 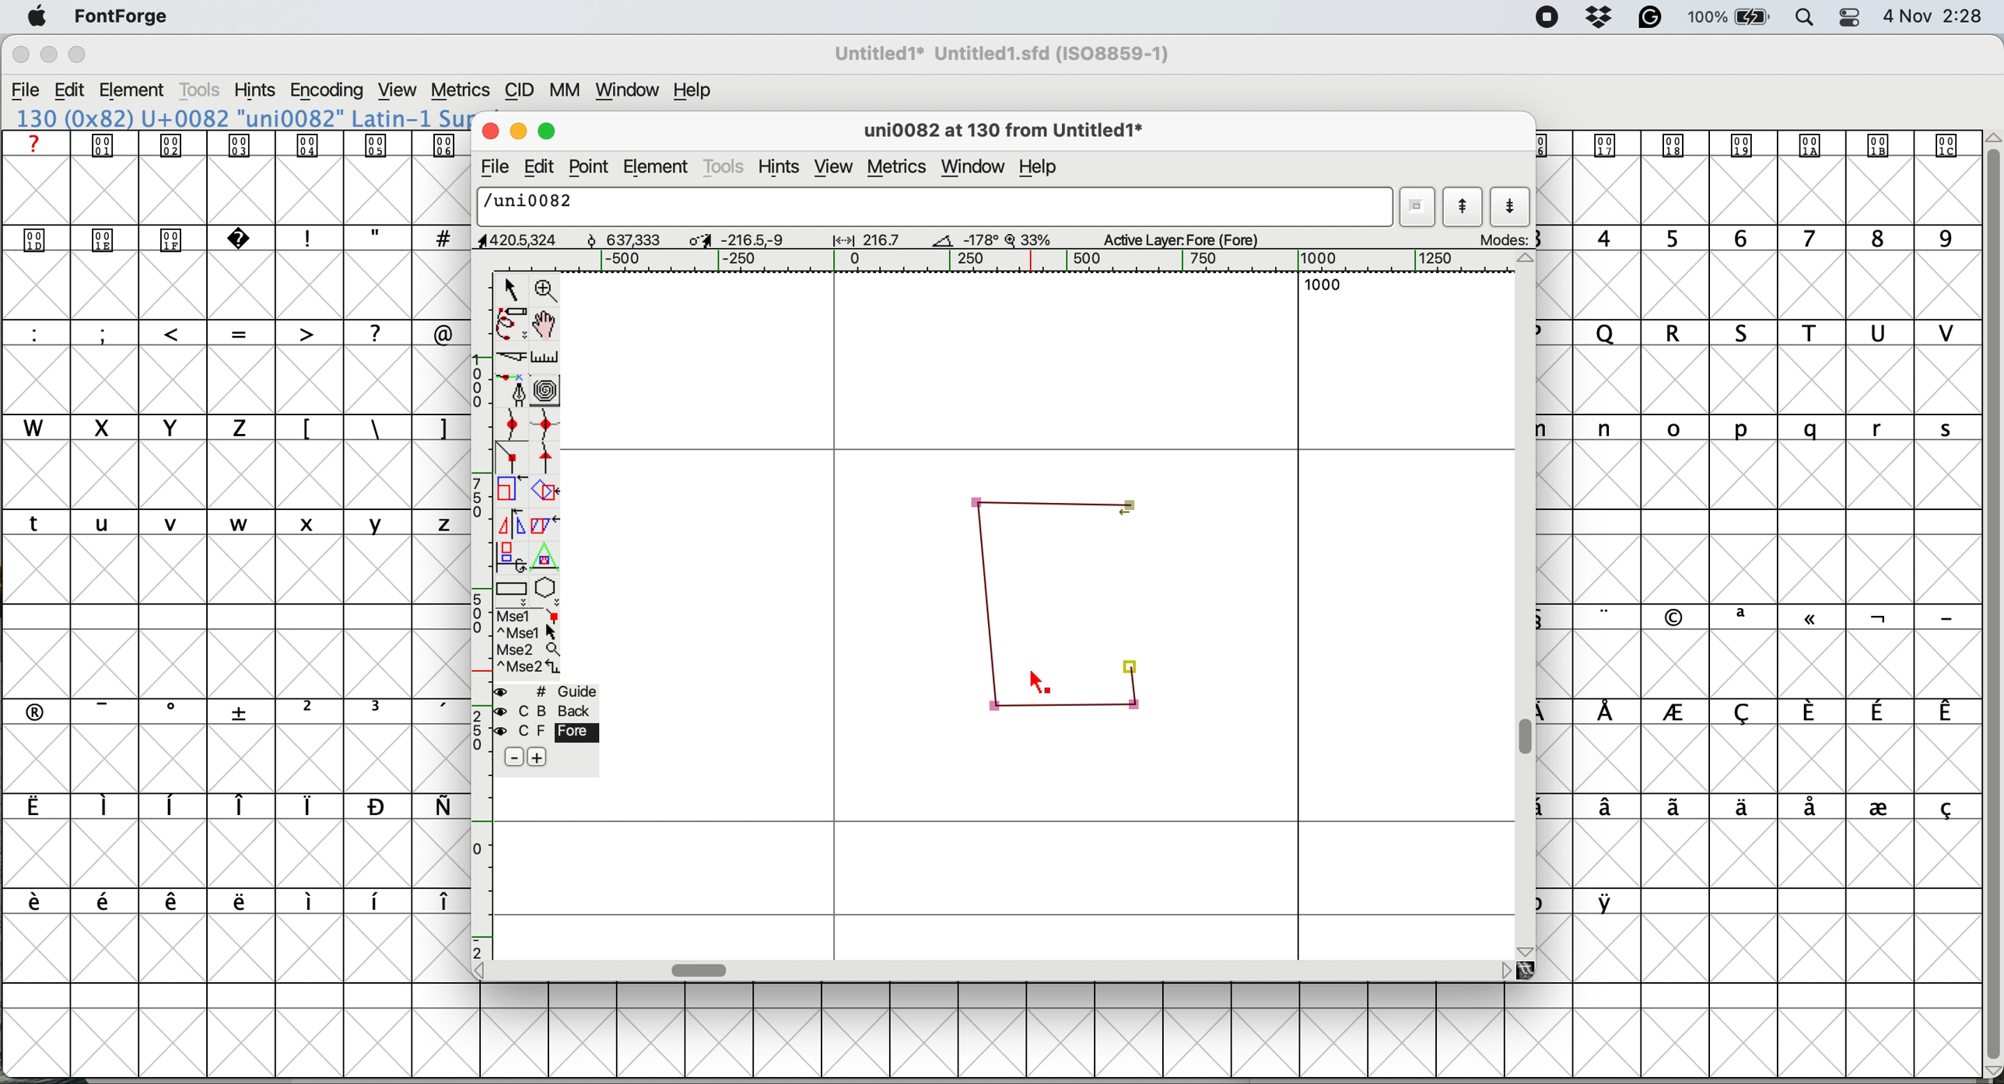 I want to click on symbols, so click(x=1769, y=809).